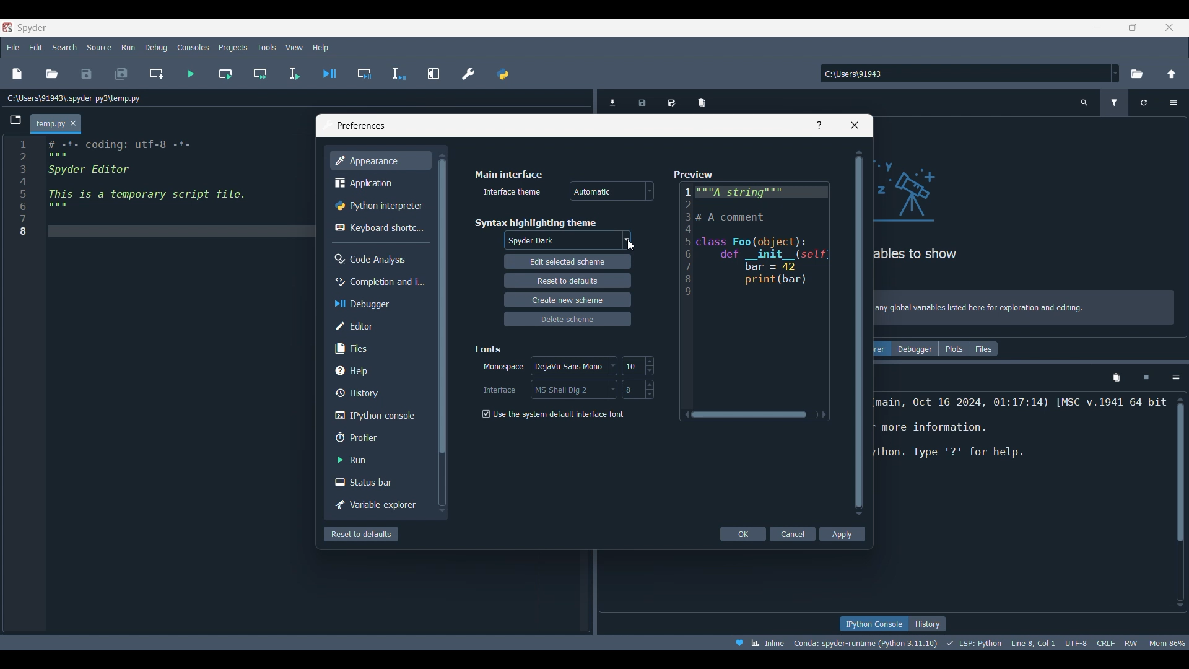 This screenshot has height=669, width=1189. Describe the element at coordinates (378, 505) in the screenshot. I see `Variable explorer` at that location.